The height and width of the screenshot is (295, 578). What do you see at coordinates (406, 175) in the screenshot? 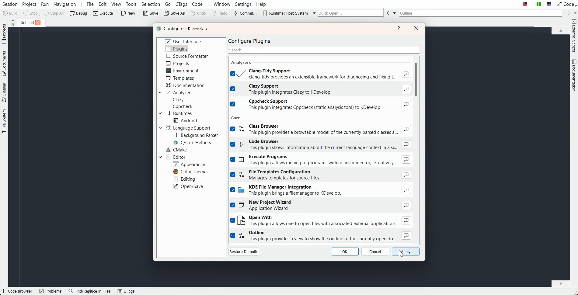
I see `About` at bounding box center [406, 175].